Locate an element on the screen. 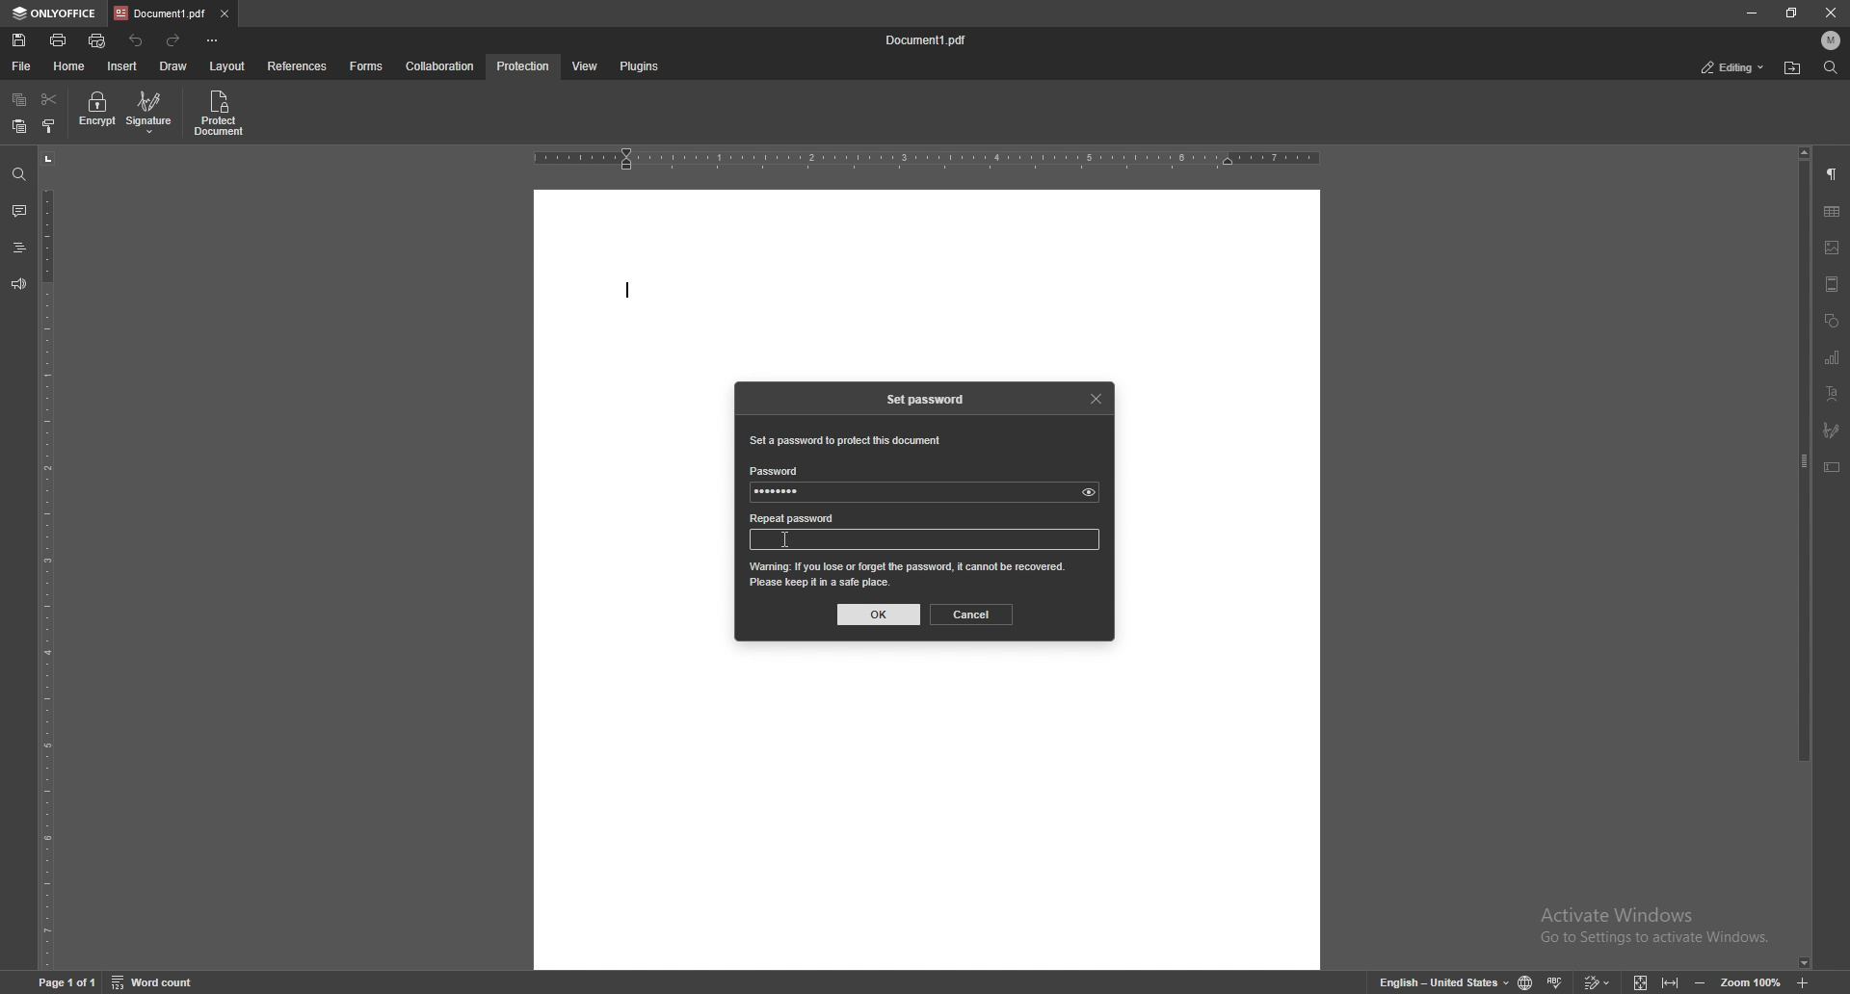 This screenshot has width=1850, height=994. zoom in is located at coordinates (1805, 981).